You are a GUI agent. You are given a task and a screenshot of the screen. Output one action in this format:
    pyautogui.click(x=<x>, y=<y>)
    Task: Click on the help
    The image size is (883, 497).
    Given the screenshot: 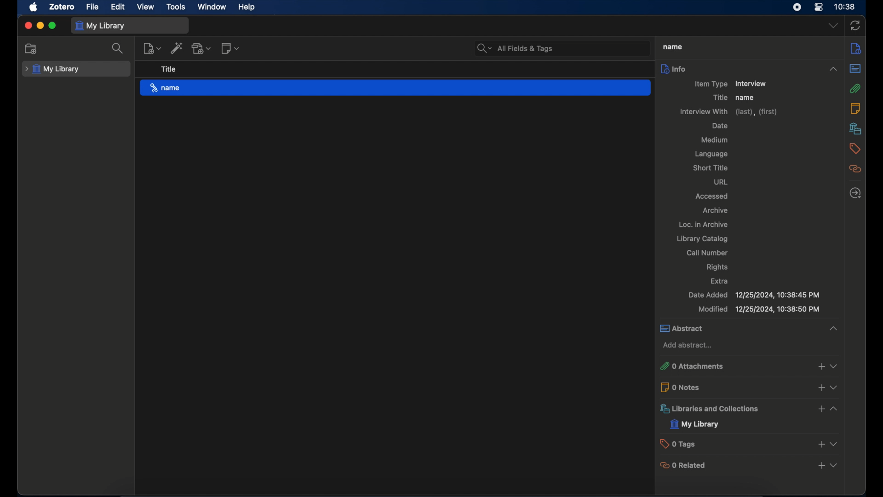 What is the action you would take?
    pyautogui.click(x=247, y=7)
    